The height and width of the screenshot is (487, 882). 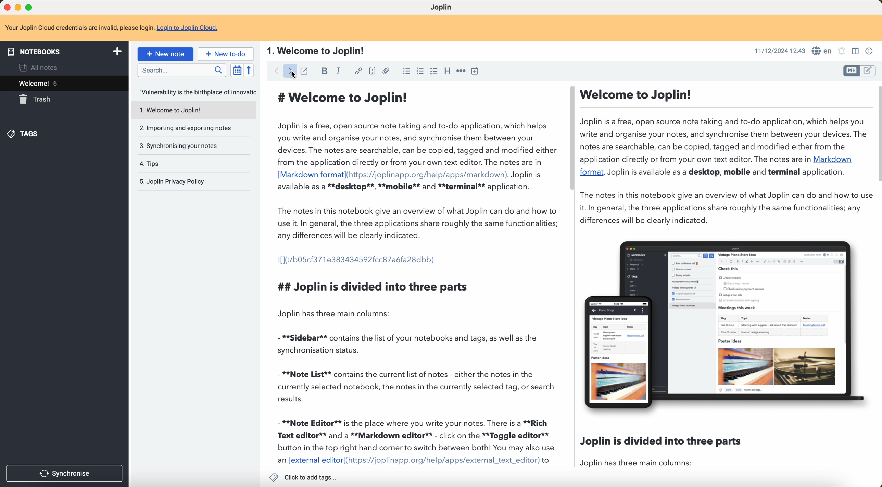 I want to click on - **Note Editor** is the place where you write your notes. There is a **Rich
Text editor** and a **Markdown editor** - click on the **Toggle editor**
button in the top right hand corner to switch between both! You may also use, so click(x=420, y=433).